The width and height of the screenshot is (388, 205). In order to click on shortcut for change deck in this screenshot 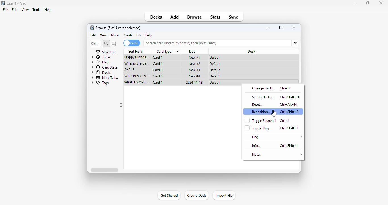, I will do `click(285, 88)`.